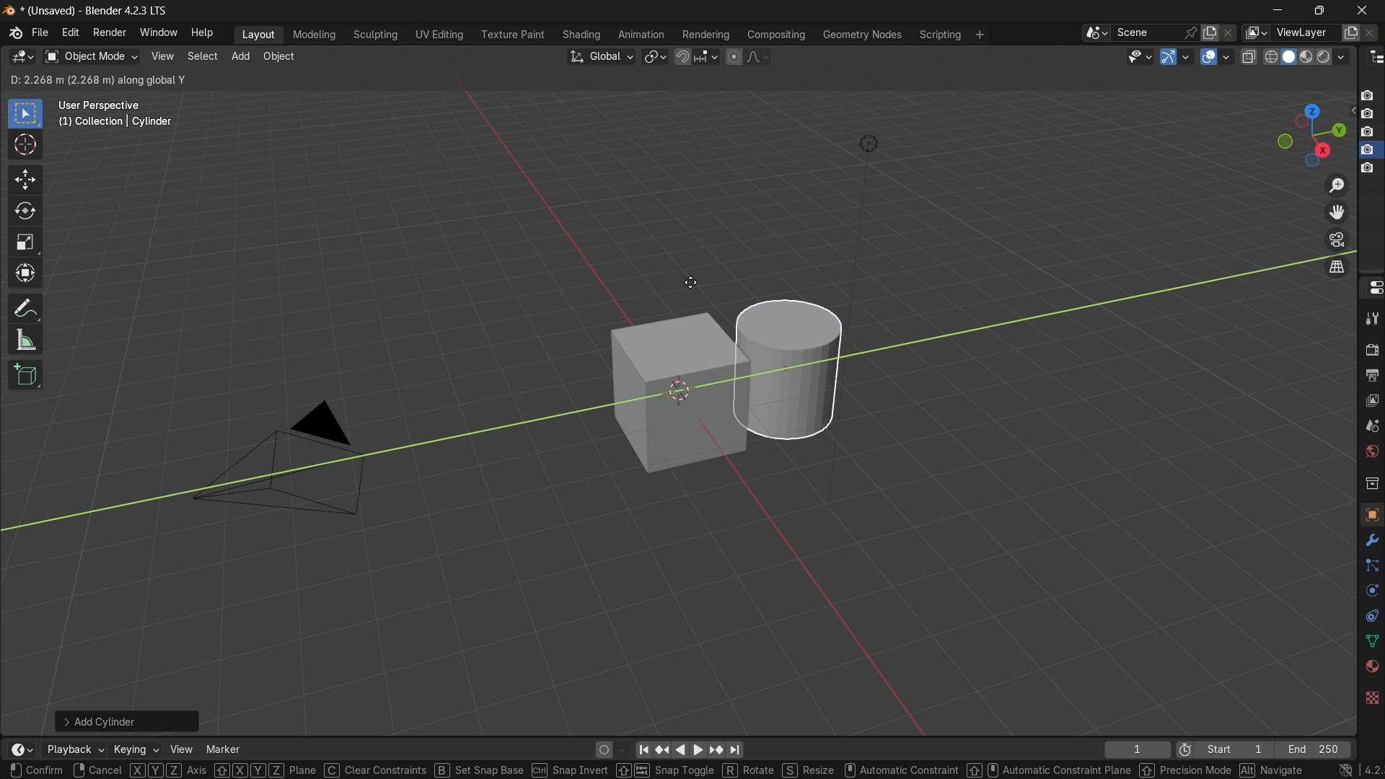 The image size is (1385, 779). What do you see at coordinates (203, 33) in the screenshot?
I see `help menu` at bounding box center [203, 33].